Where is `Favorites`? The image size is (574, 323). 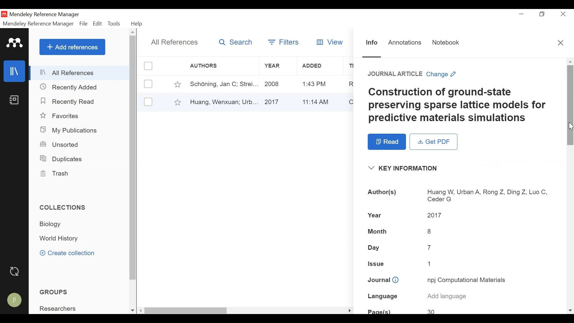
Favorites is located at coordinates (62, 116).